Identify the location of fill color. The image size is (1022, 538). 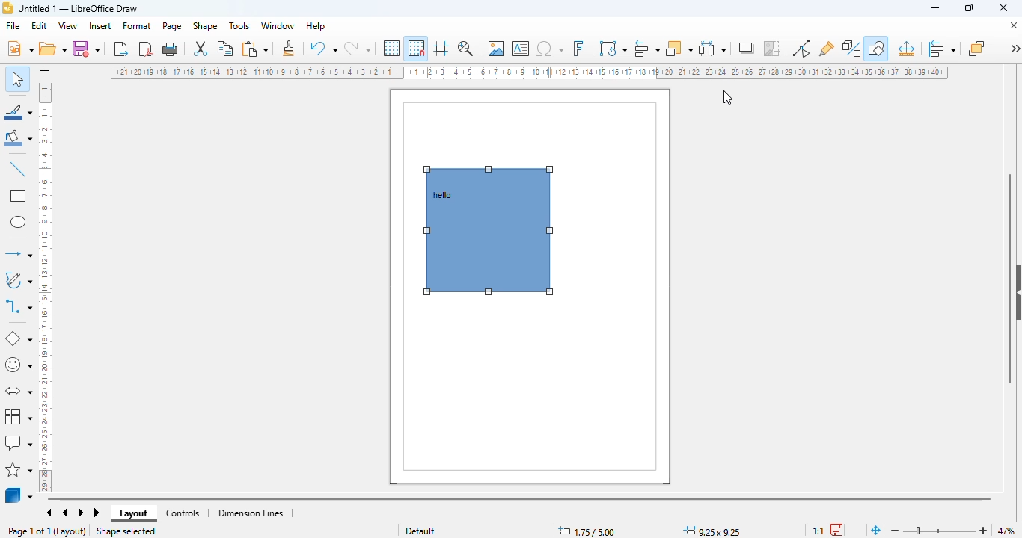
(19, 138).